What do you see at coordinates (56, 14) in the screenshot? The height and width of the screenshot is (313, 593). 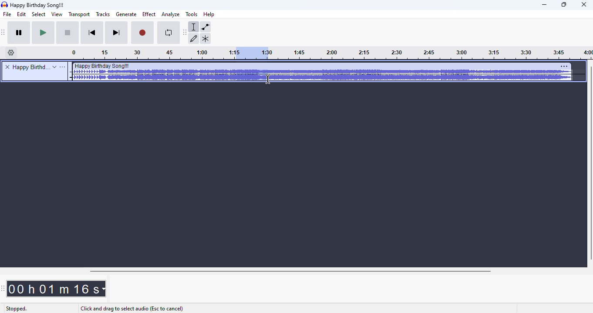 I see `view` at bounding box center [56, 14].